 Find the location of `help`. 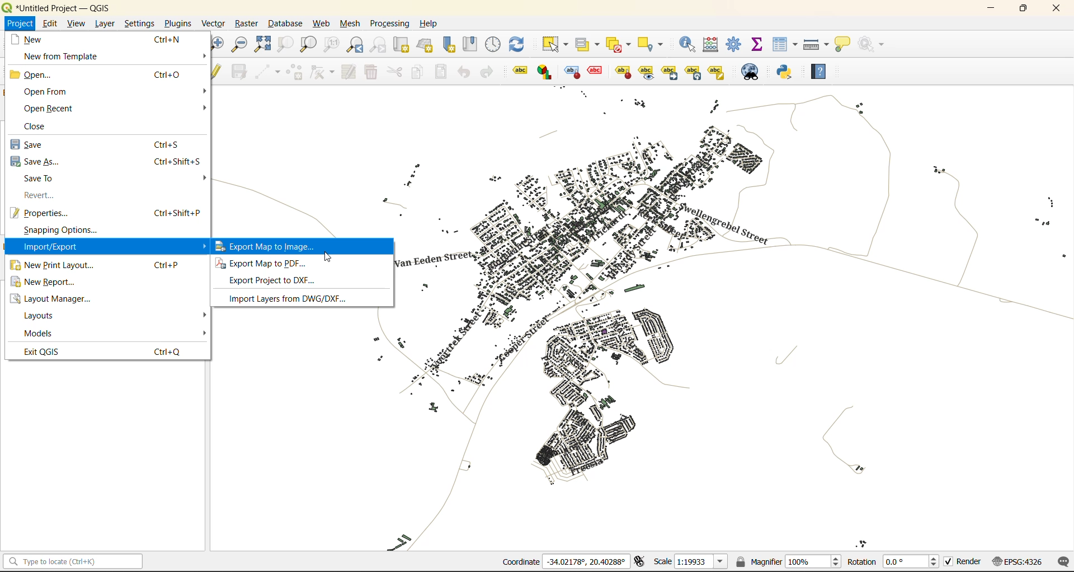

help is located at coordinates (430, 24).